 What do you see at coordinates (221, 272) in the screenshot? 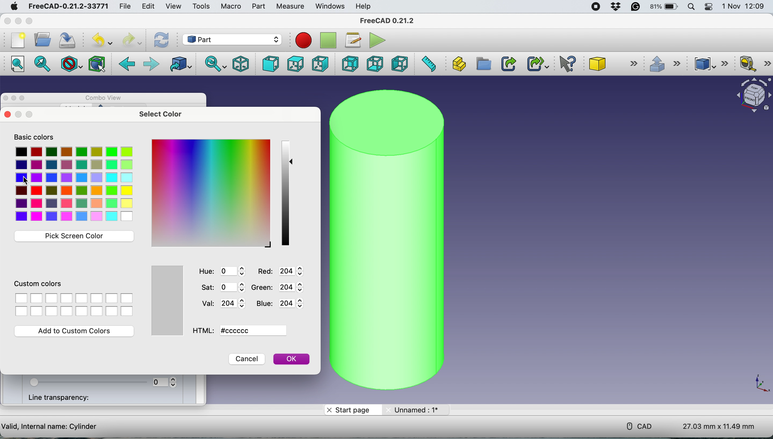
I see `hue` at bounding box center [221, 272].